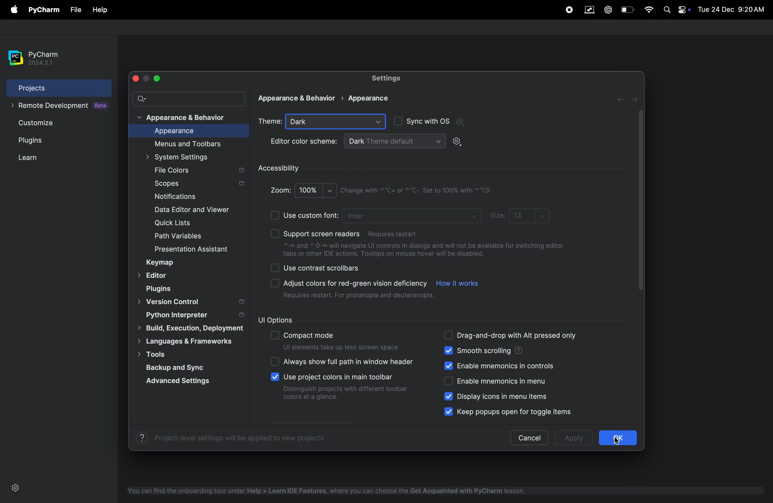  Describe the element at coordinates (317, 190) in the screenshot. I see `zoom` at that location.